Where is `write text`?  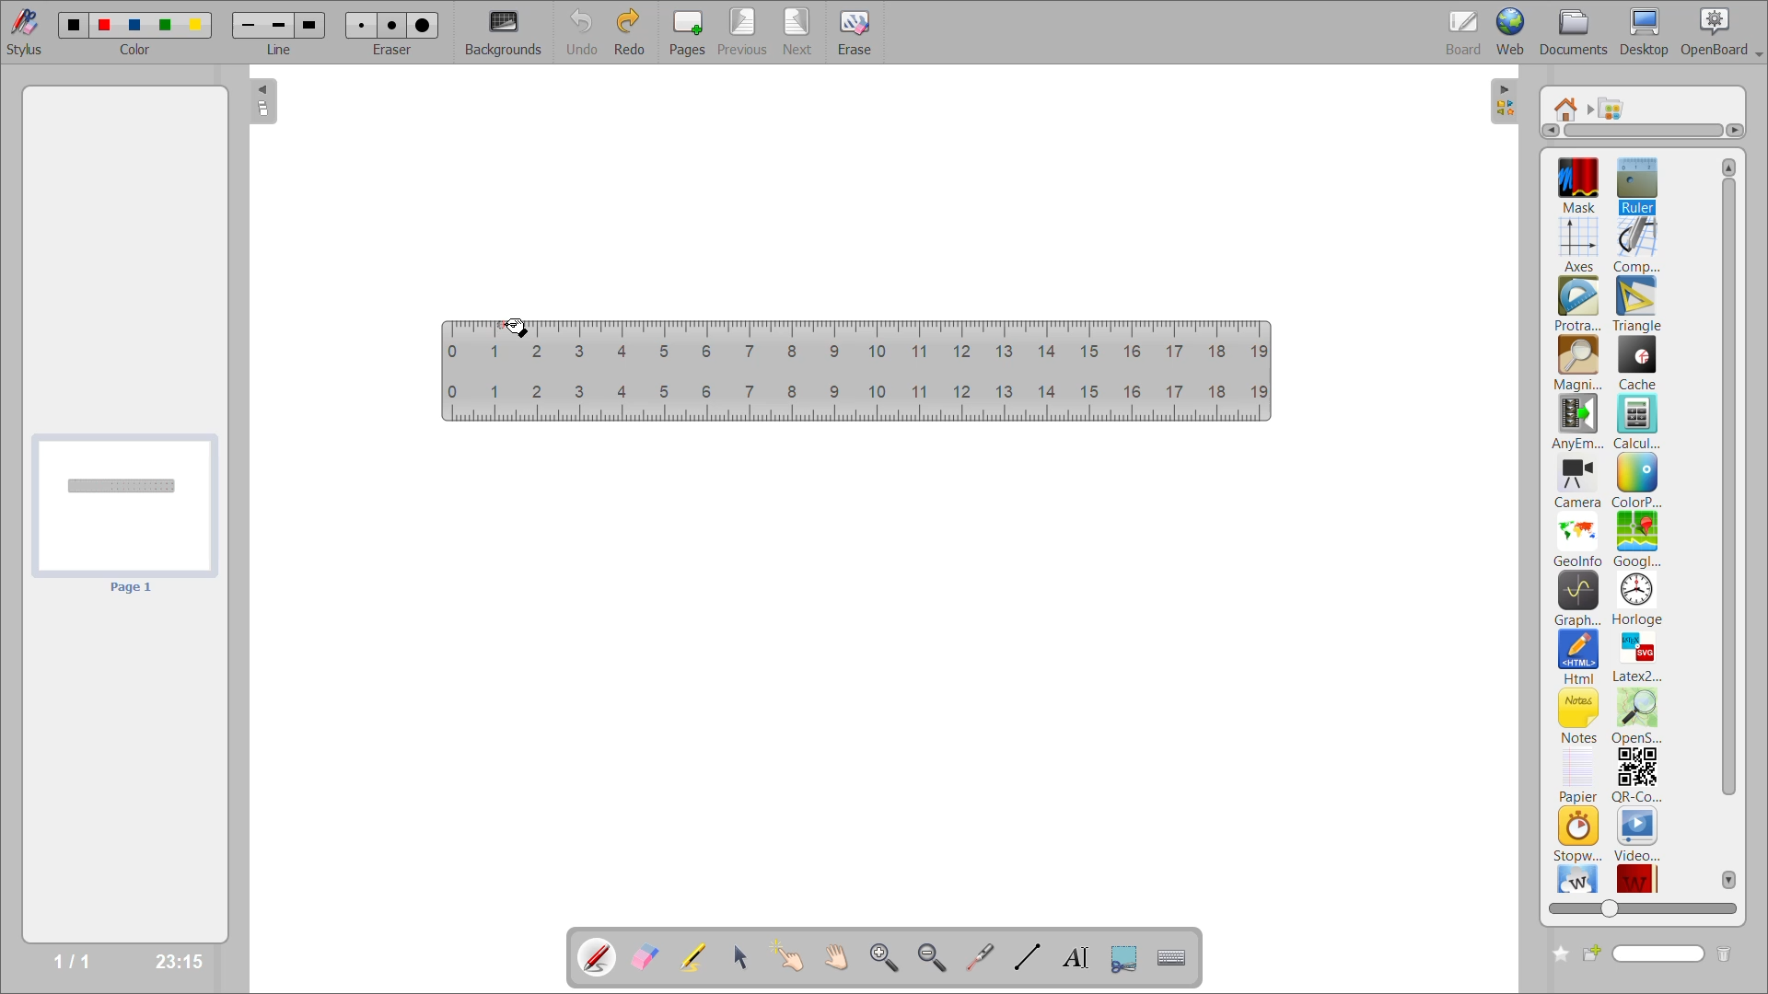
write text is located at coordinates (1075, 957).